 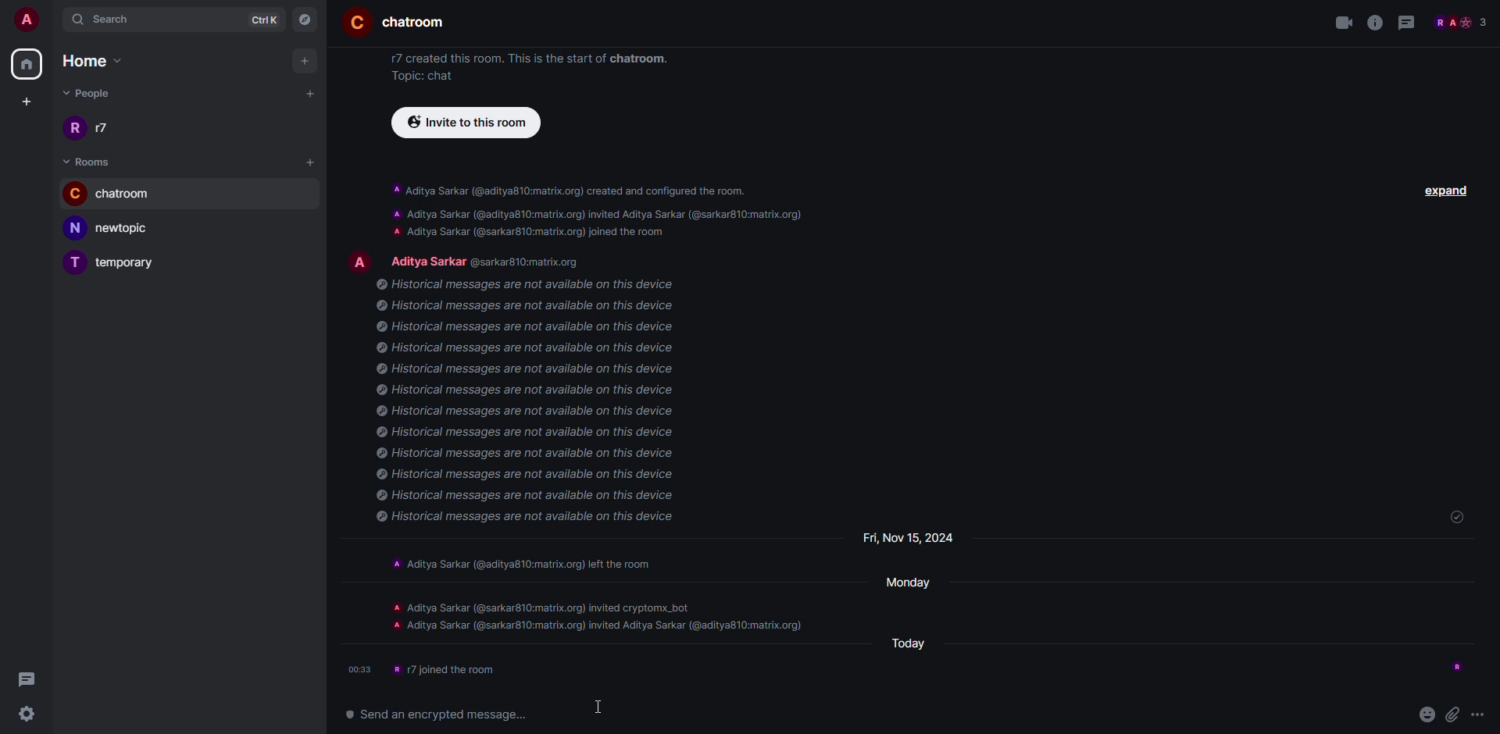 What do you see at coordinates (120, 262) in the screenshot?
I see `temporary` at bounding box center [120, 262].